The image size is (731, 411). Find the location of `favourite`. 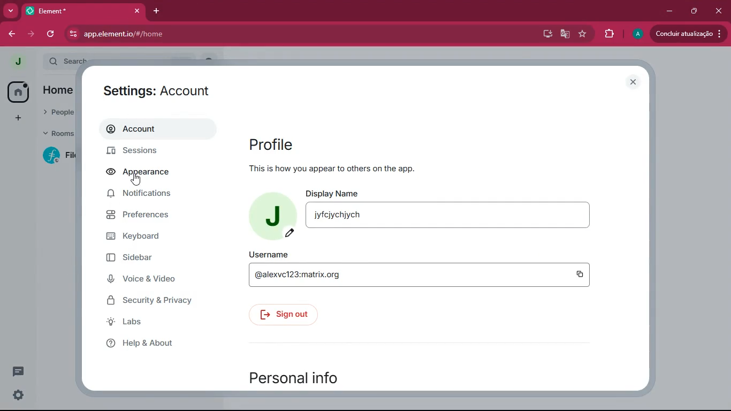

favourite is located at coordinates (582, 35).